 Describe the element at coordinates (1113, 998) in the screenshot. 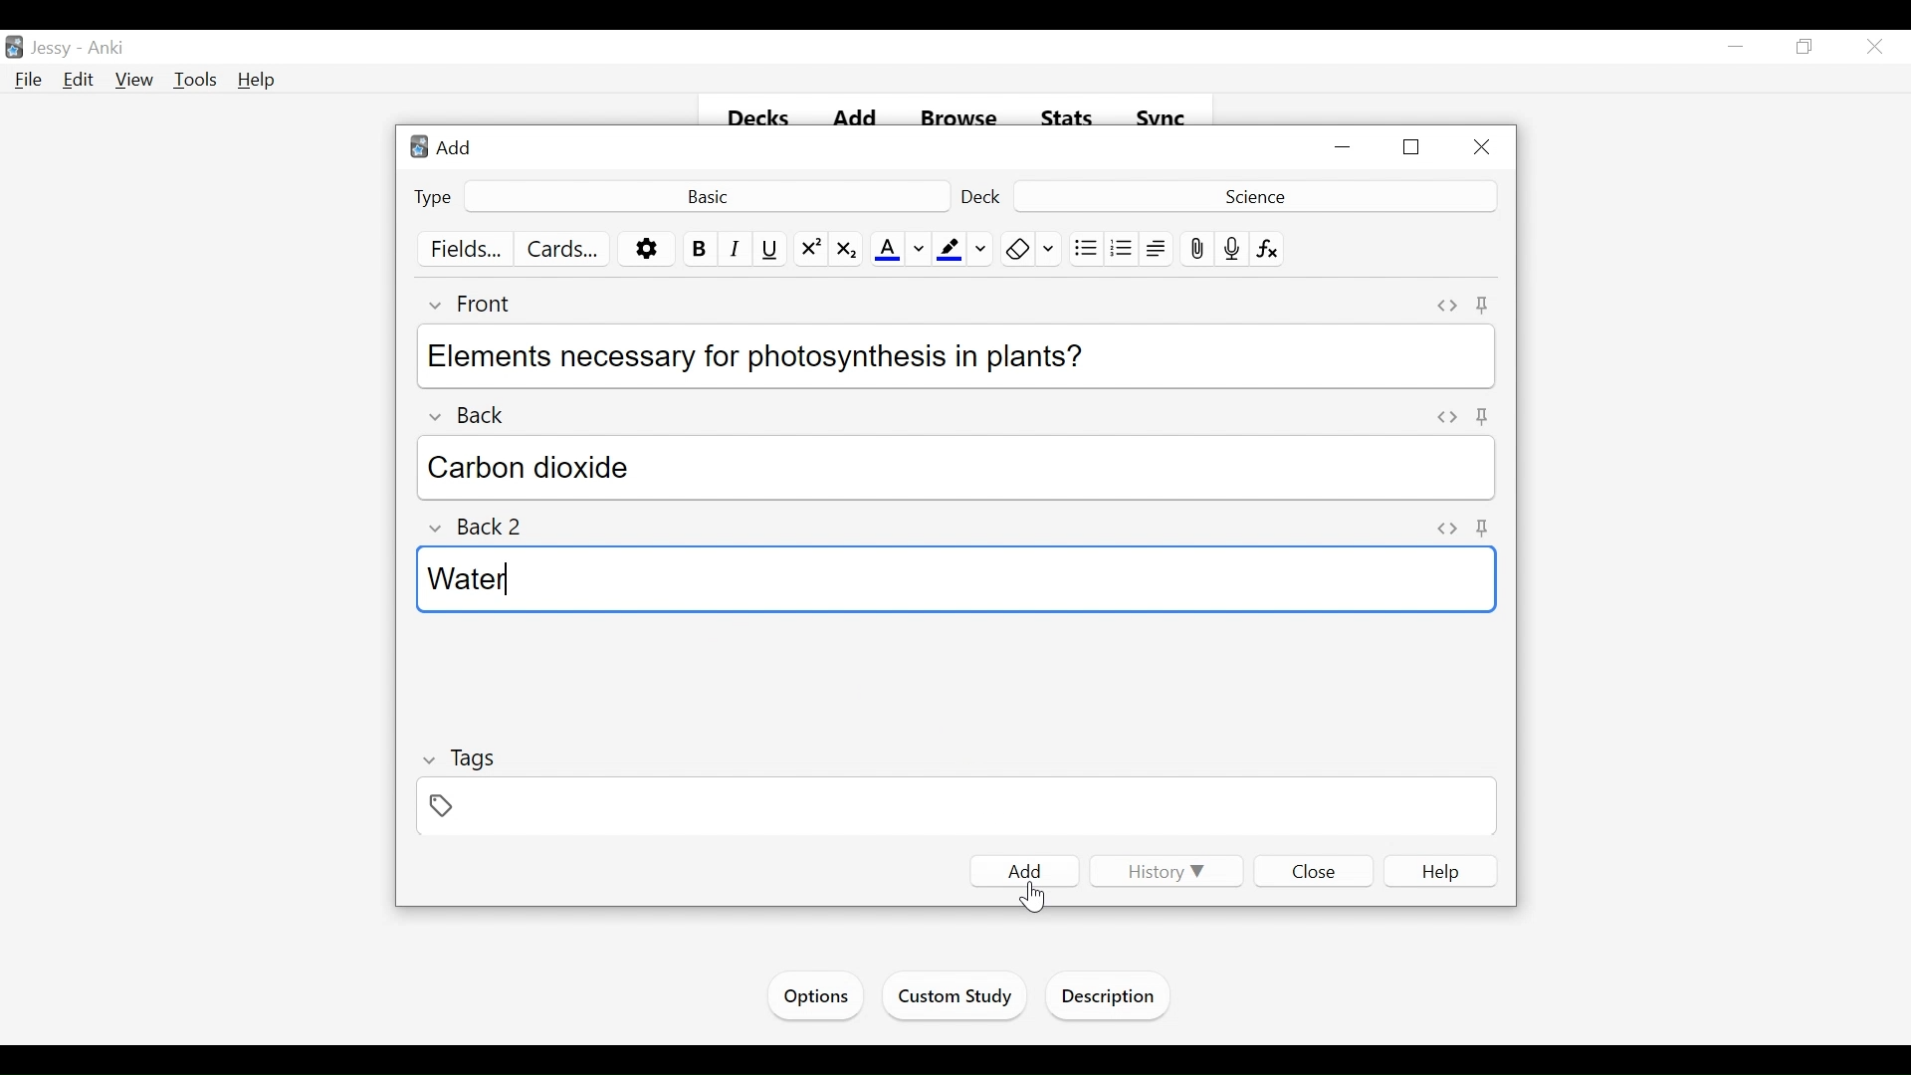

I see `Description` at that location.